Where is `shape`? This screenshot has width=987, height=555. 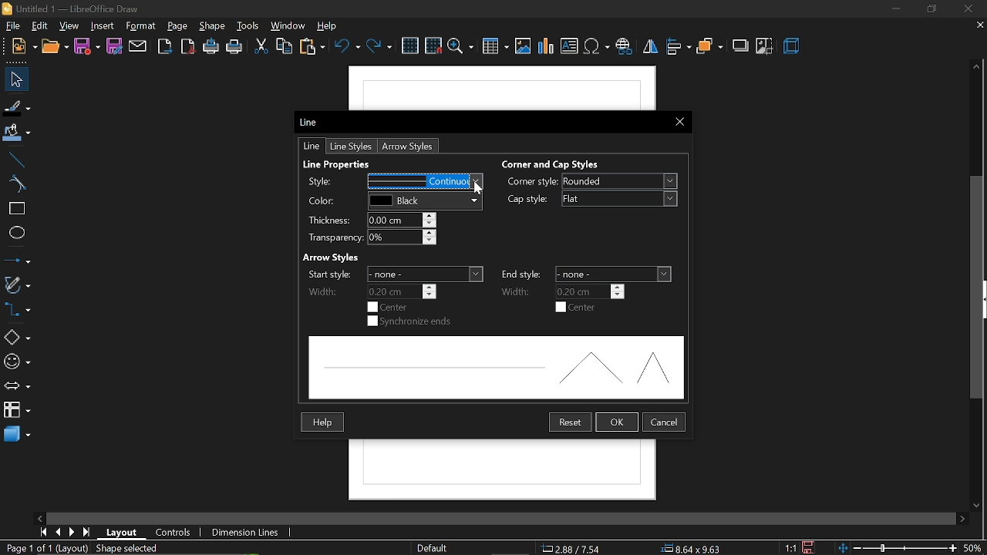
shape is located at coordinates (214, 25).